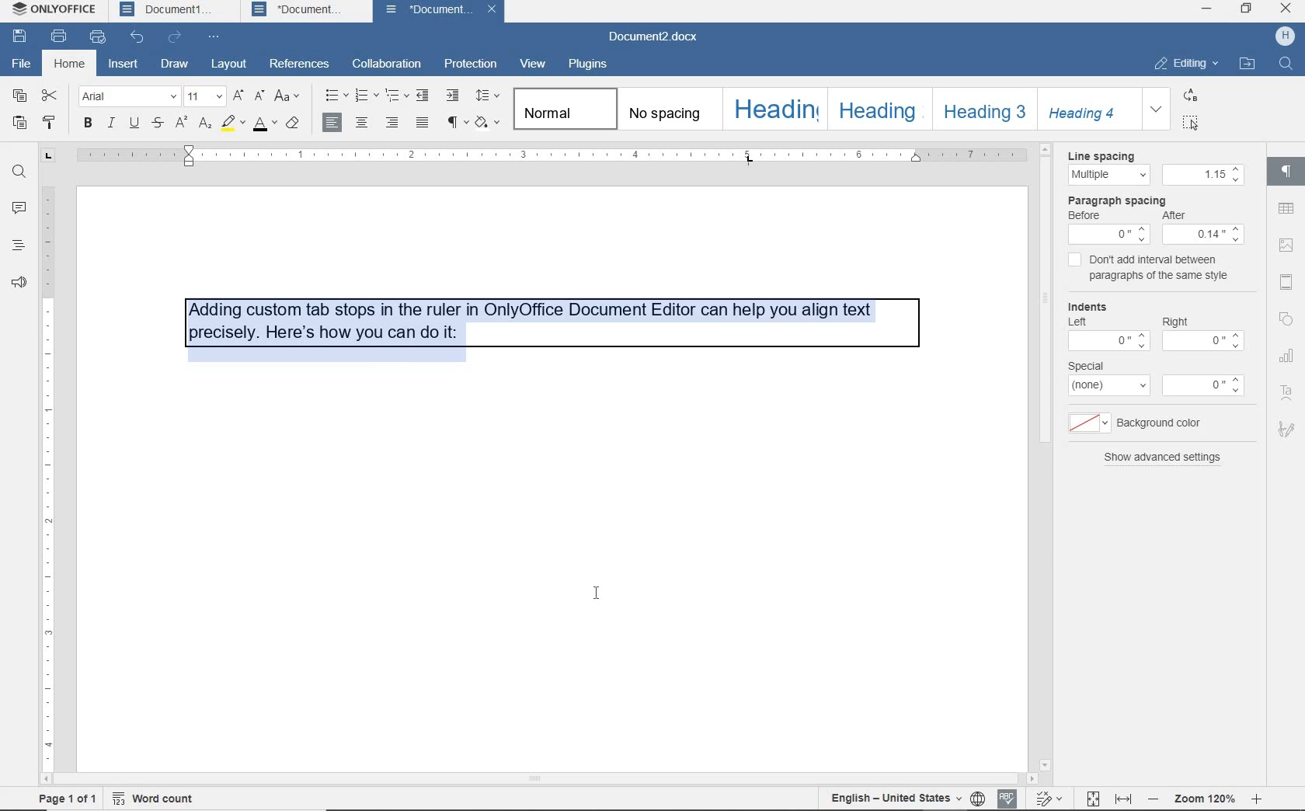  Describe the element at coordinates (531, 64) in the screenshot. I see `view` at that location.